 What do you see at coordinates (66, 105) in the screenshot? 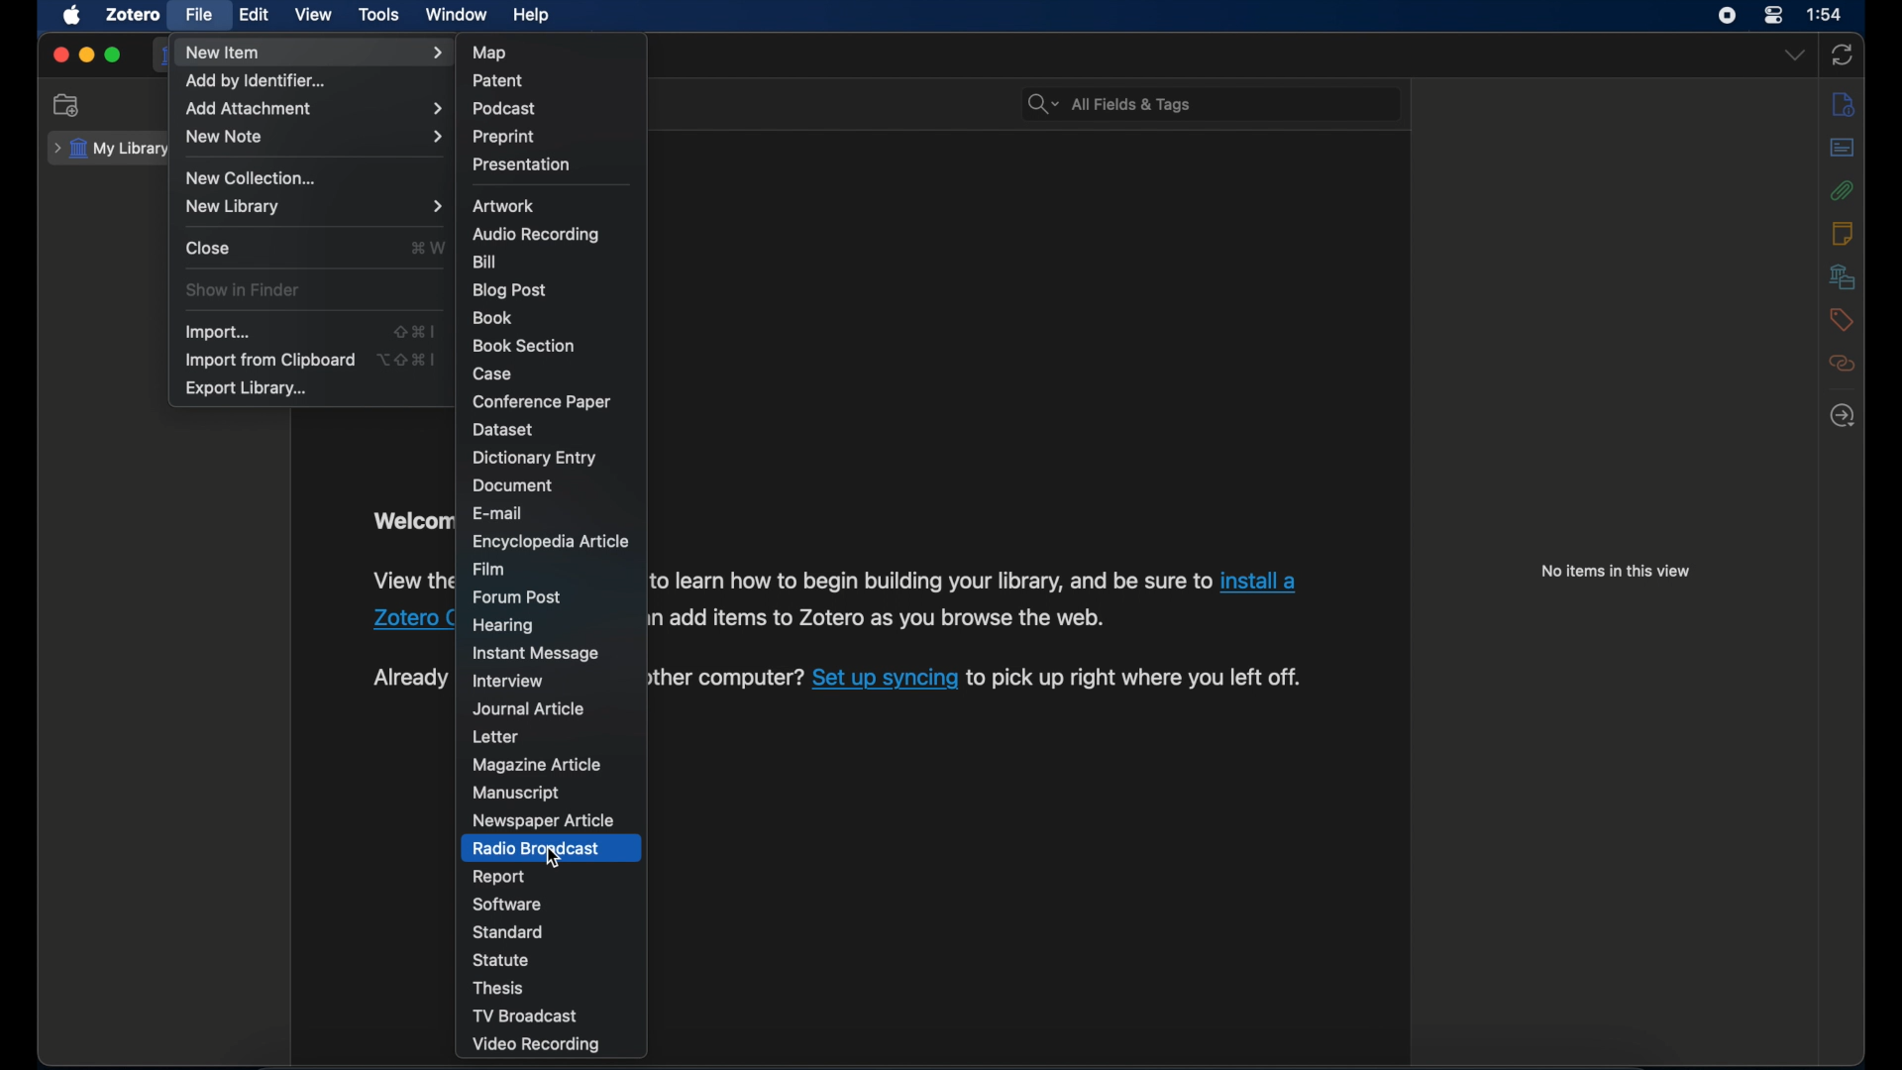
I see `new collection` at bounding box center [66, 105].